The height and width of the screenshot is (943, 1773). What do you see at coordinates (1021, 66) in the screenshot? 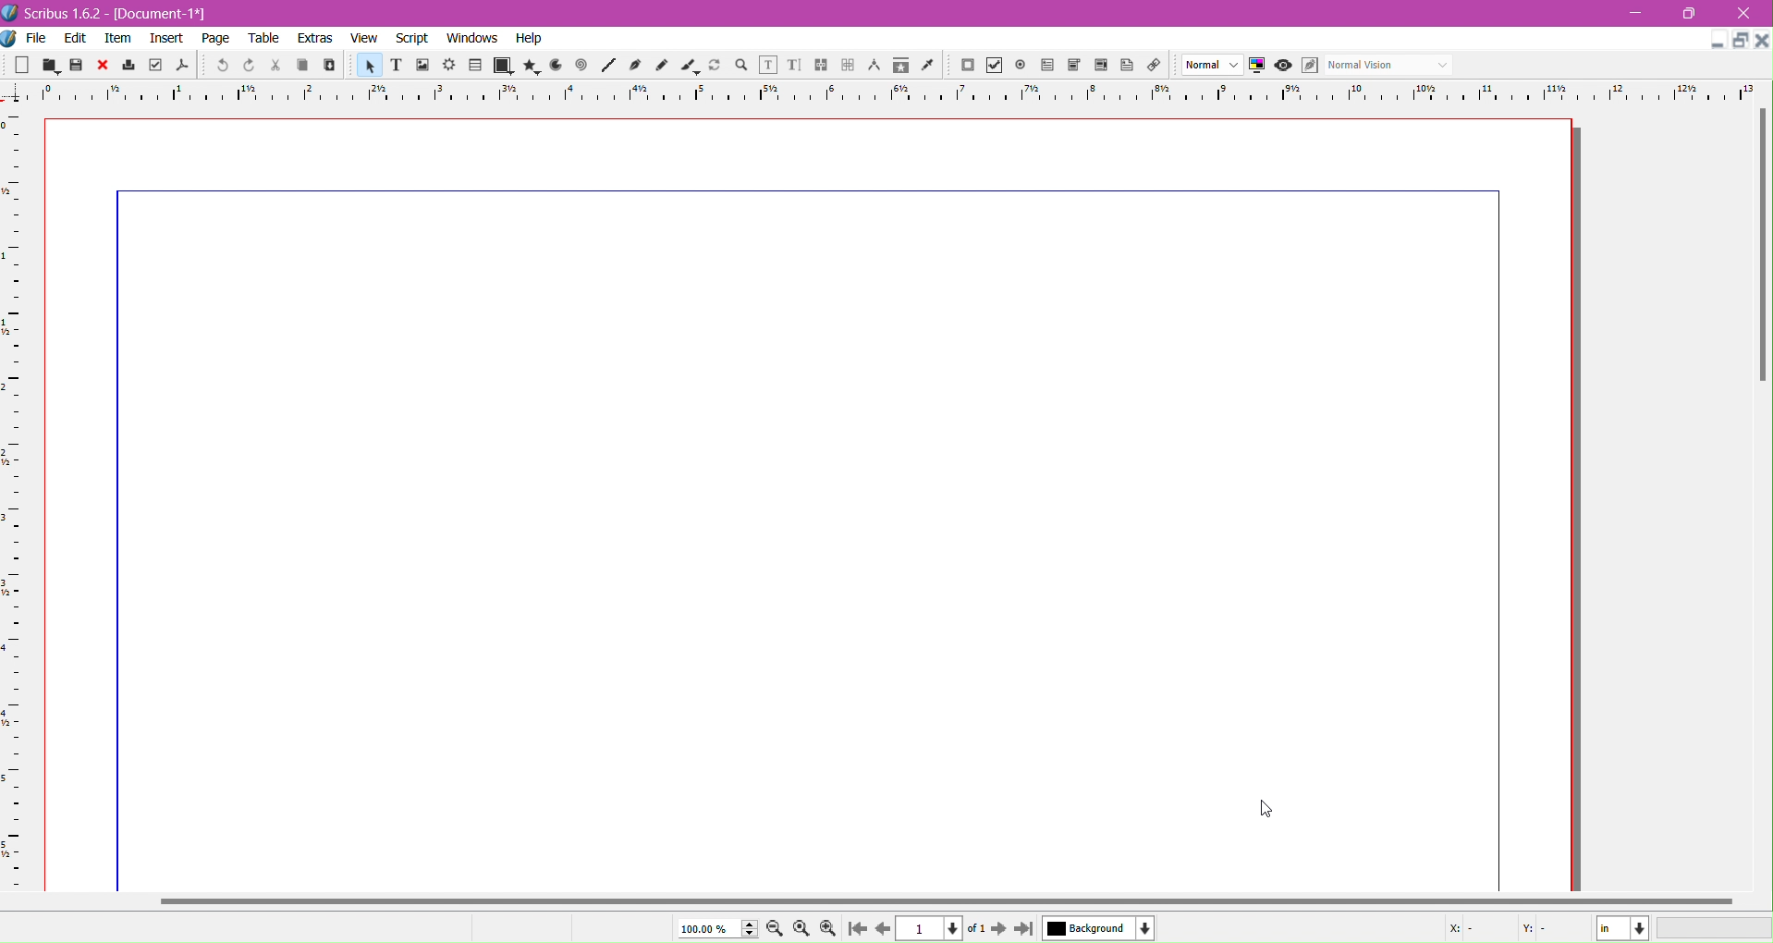
I see `pdf radio button` at bounding box center [1021, 66].